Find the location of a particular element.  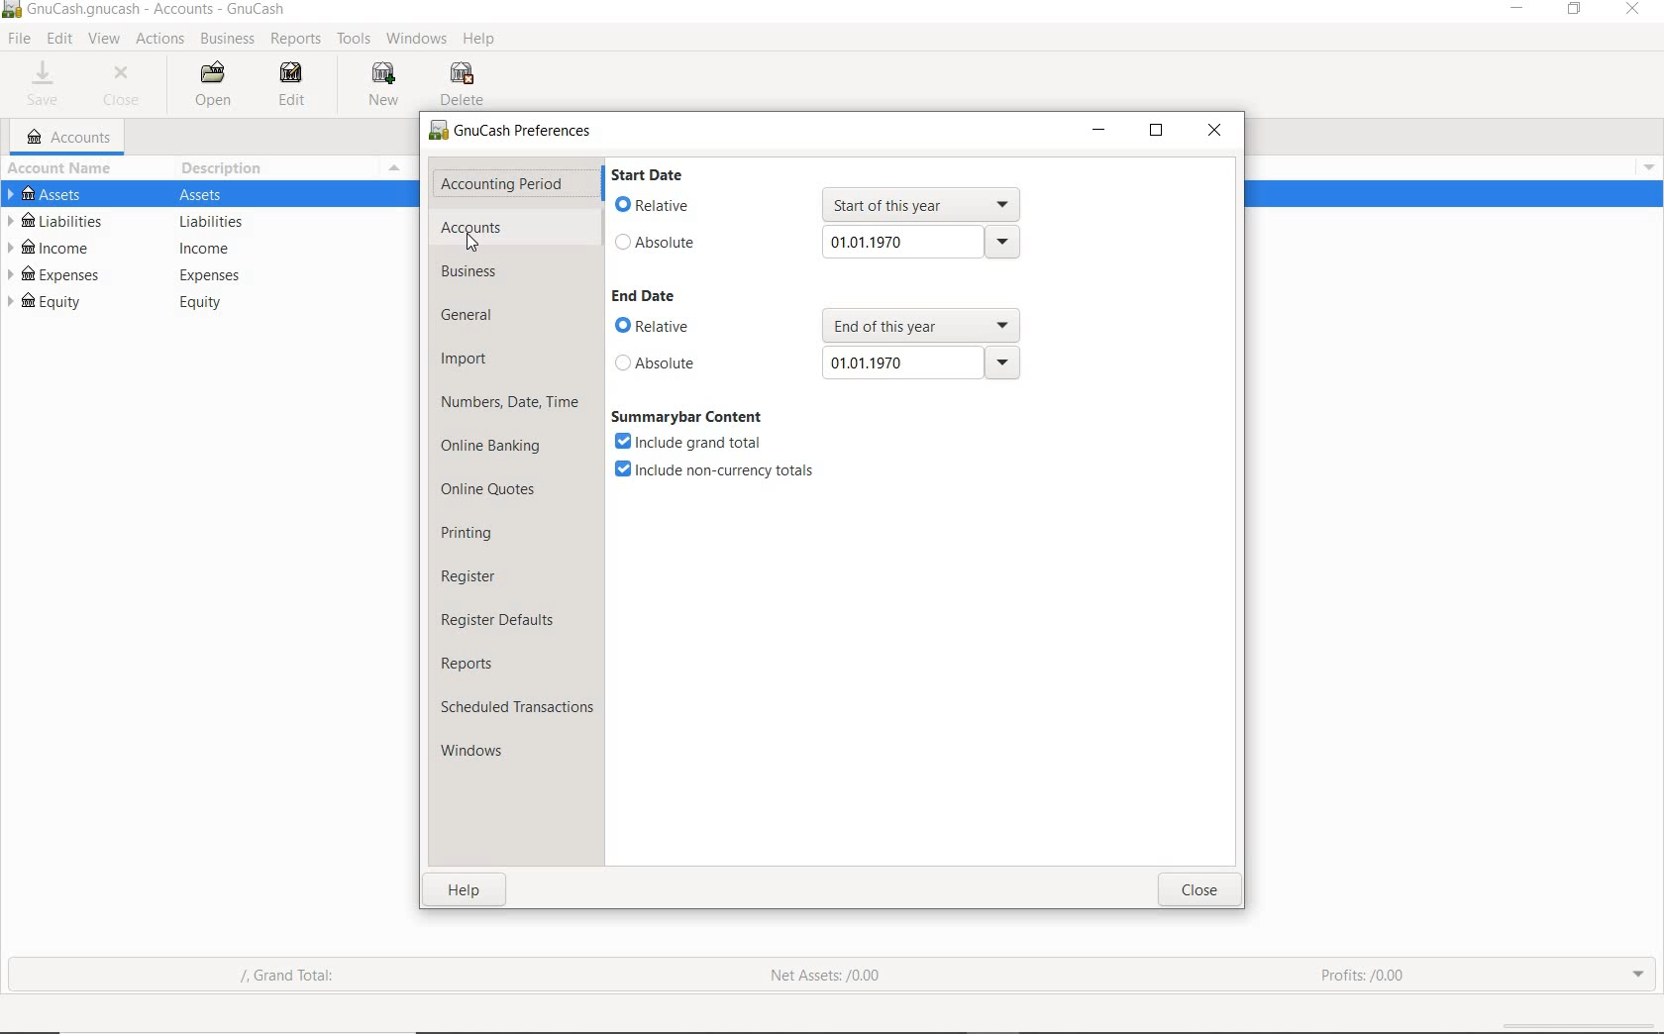

scheduled transactions is located at coordinates (516, 707).